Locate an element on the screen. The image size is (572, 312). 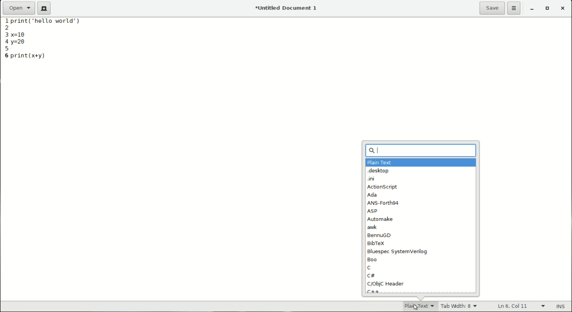
cursor position is located at coordinates (514, 306).